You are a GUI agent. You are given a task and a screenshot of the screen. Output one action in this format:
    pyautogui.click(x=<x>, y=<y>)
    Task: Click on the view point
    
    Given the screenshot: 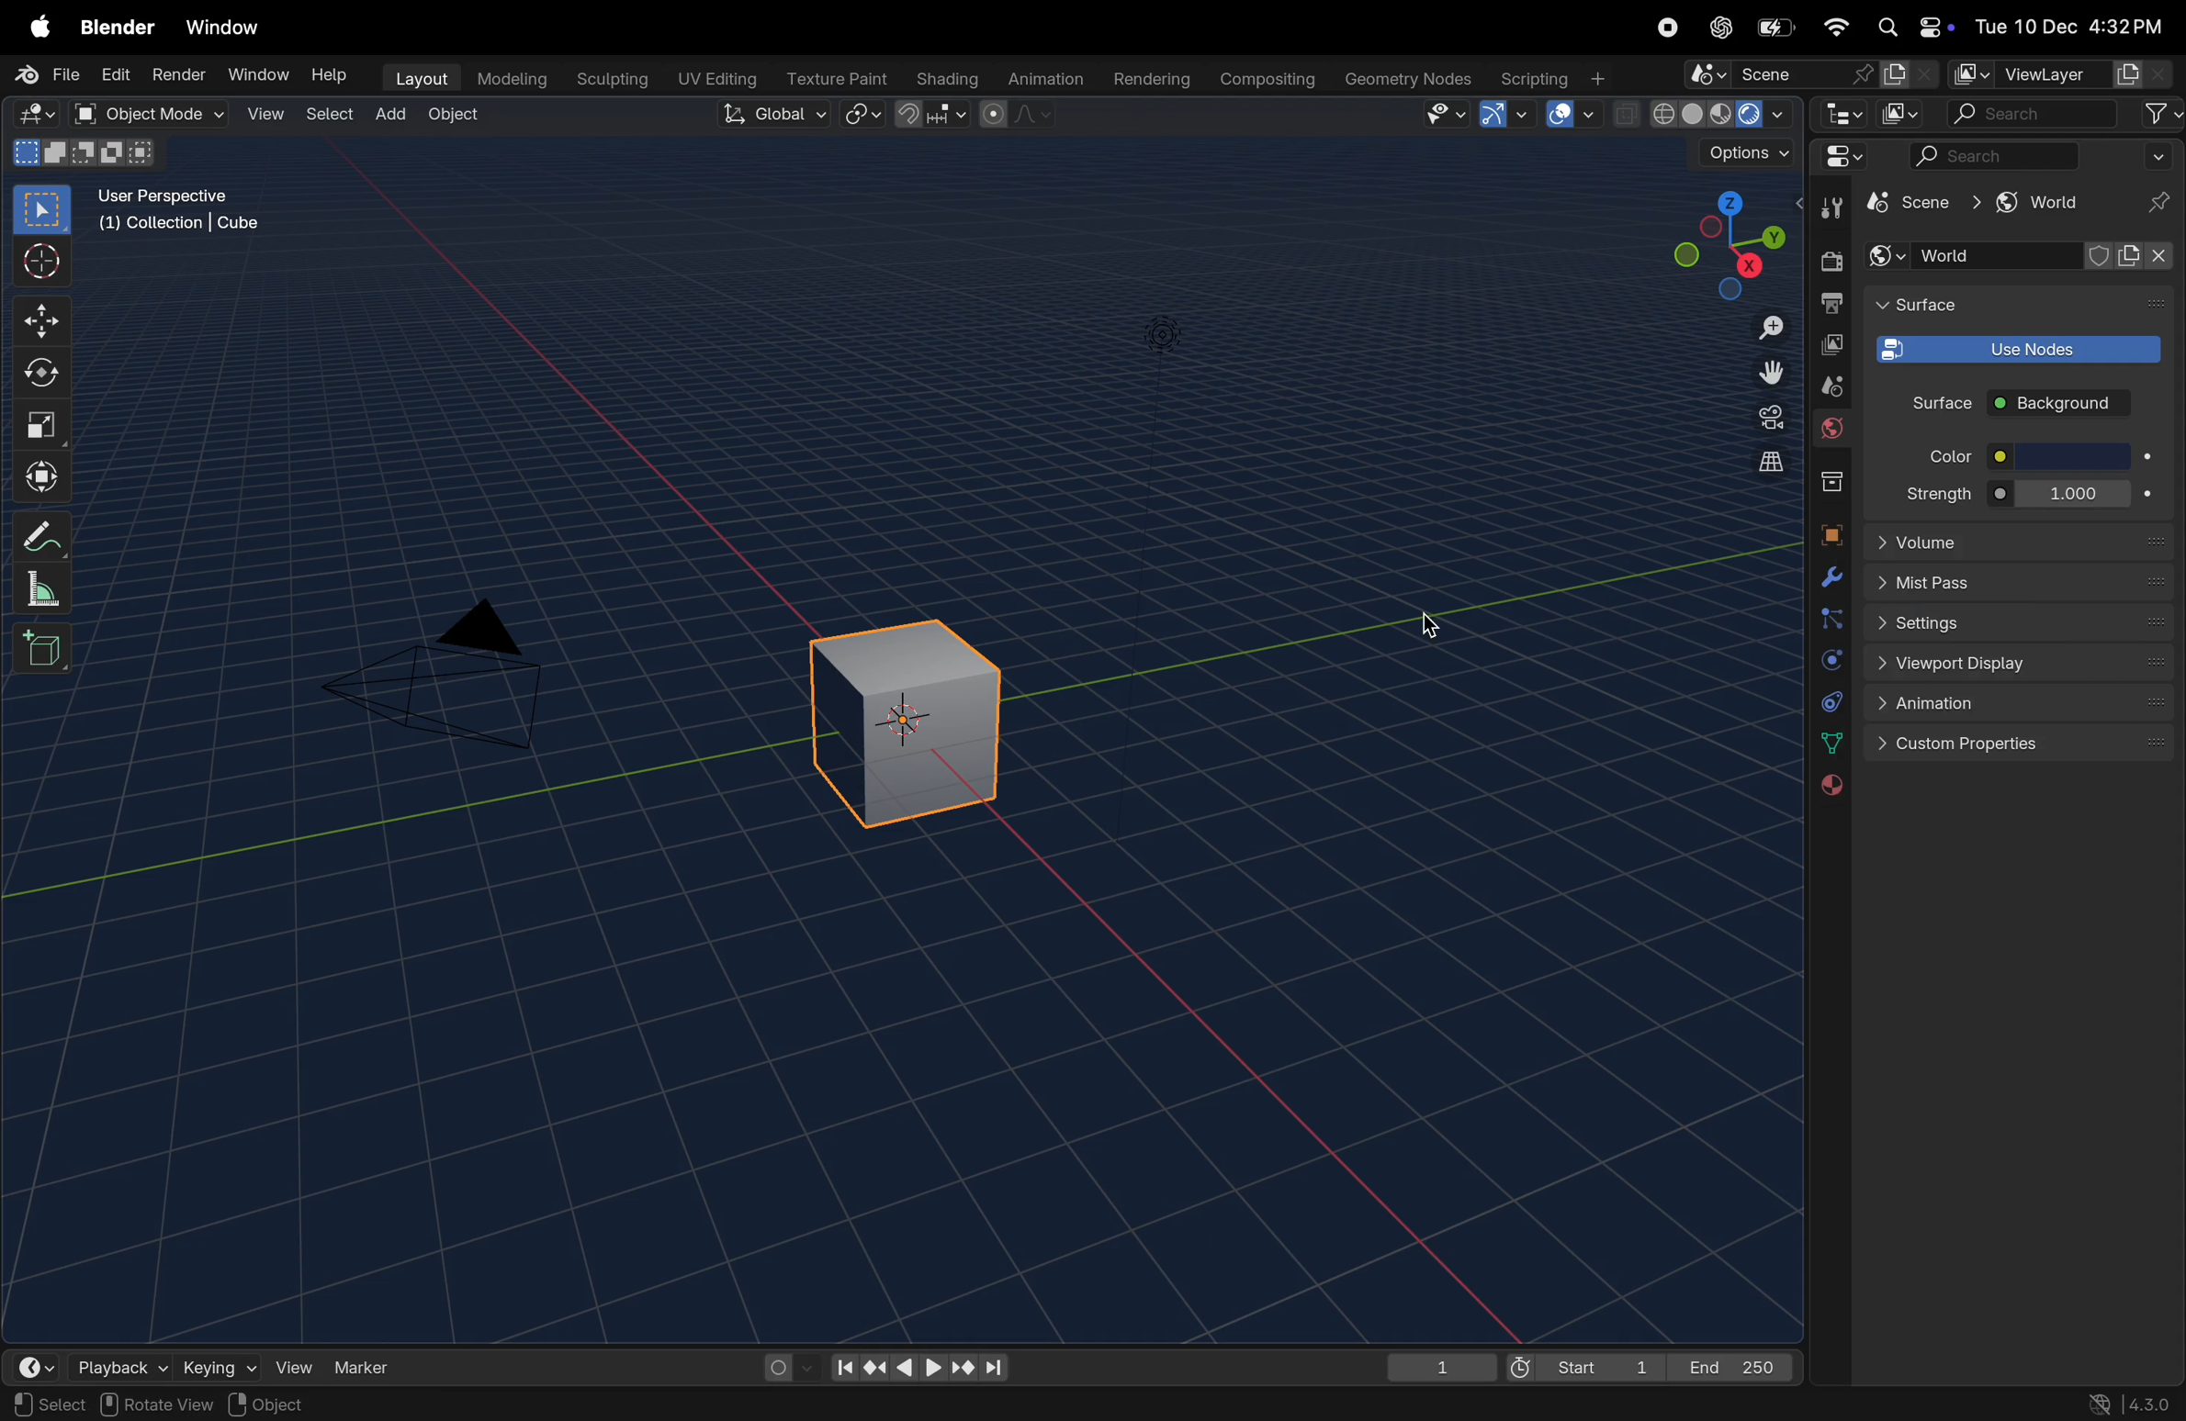 What is the action you would take?
    pyautogui.click(x=1726, y=242)
    